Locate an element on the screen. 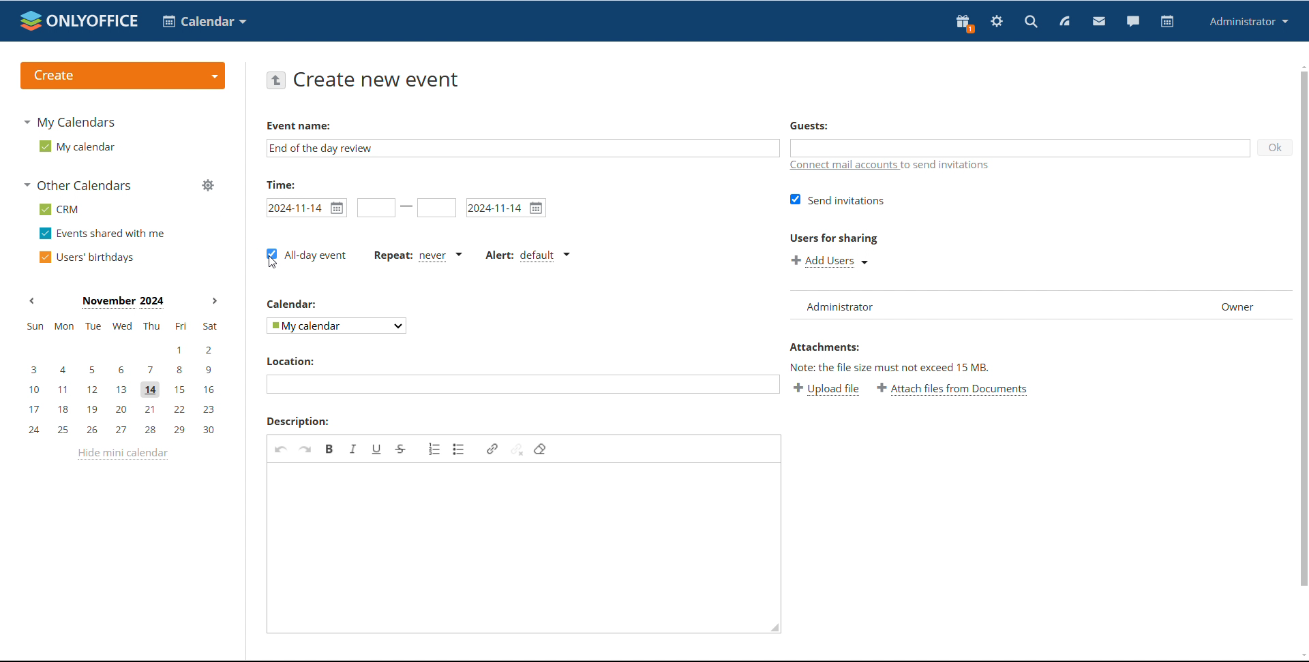 Image resolution: width=1309 pixels, height=662 pixels. set start time is located at coordinates (376, 208).